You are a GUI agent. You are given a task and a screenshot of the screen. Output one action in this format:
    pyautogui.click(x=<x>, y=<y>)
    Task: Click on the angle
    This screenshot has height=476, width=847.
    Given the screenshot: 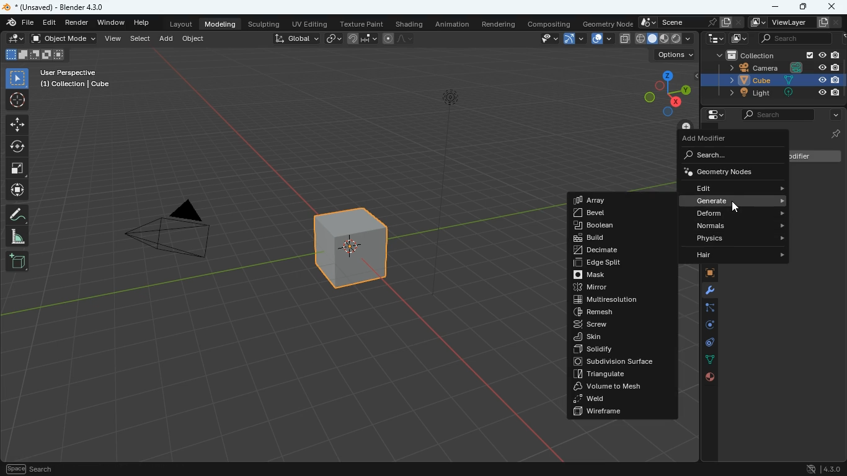 What is the action you would take?
    pyautogui.click(x=18, y=237)
    